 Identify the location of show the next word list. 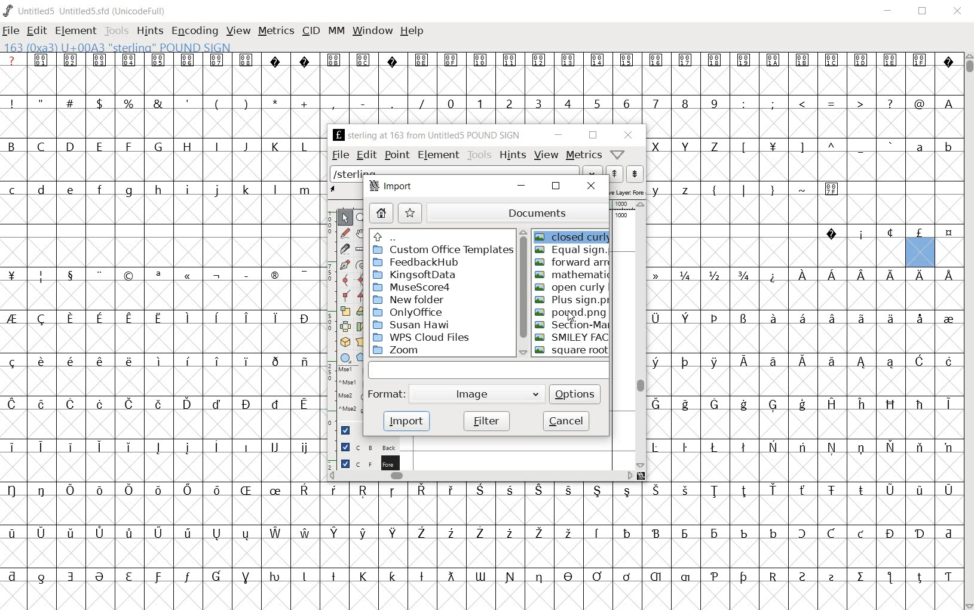
(636, 175).